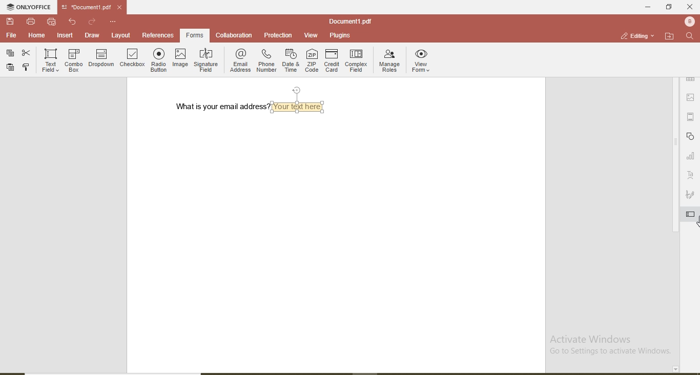 This screenshot has height=375, width=700. Describe the element at coordinates (689, 21) in the screenshot. I see `user` at that location.